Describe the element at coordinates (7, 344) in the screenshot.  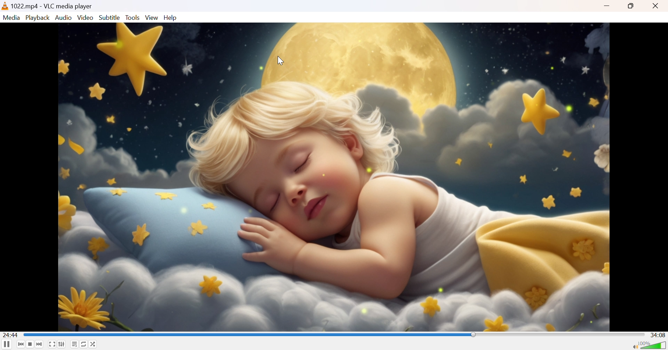
I see `Pause the playback` at that location.